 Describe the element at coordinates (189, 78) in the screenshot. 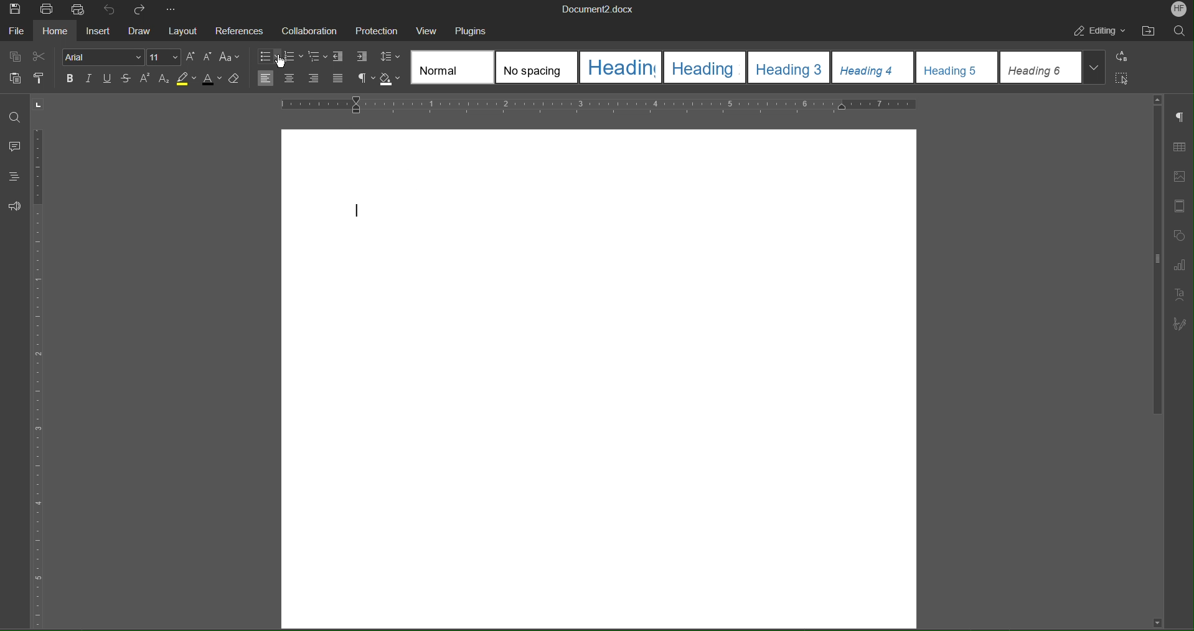

I see `Highlight` at that location.